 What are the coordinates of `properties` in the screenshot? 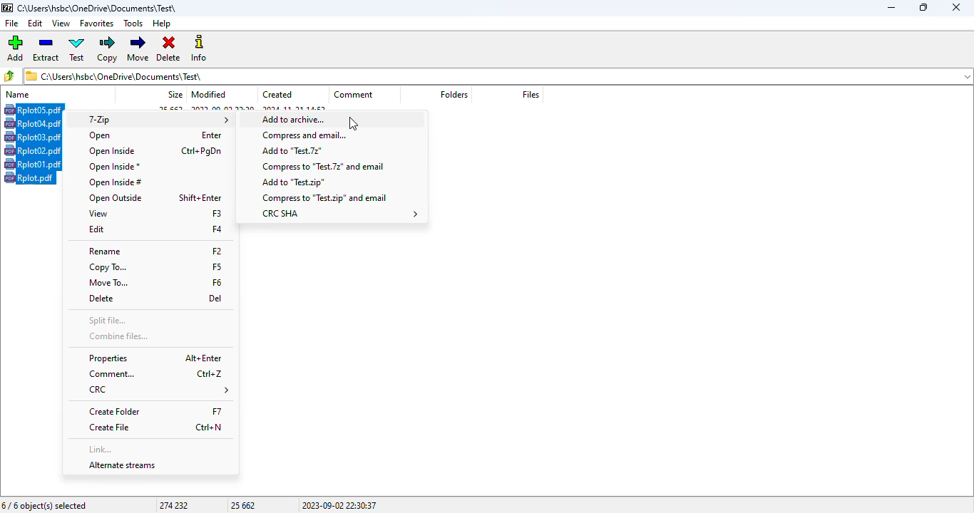 It's located at (155, 358).